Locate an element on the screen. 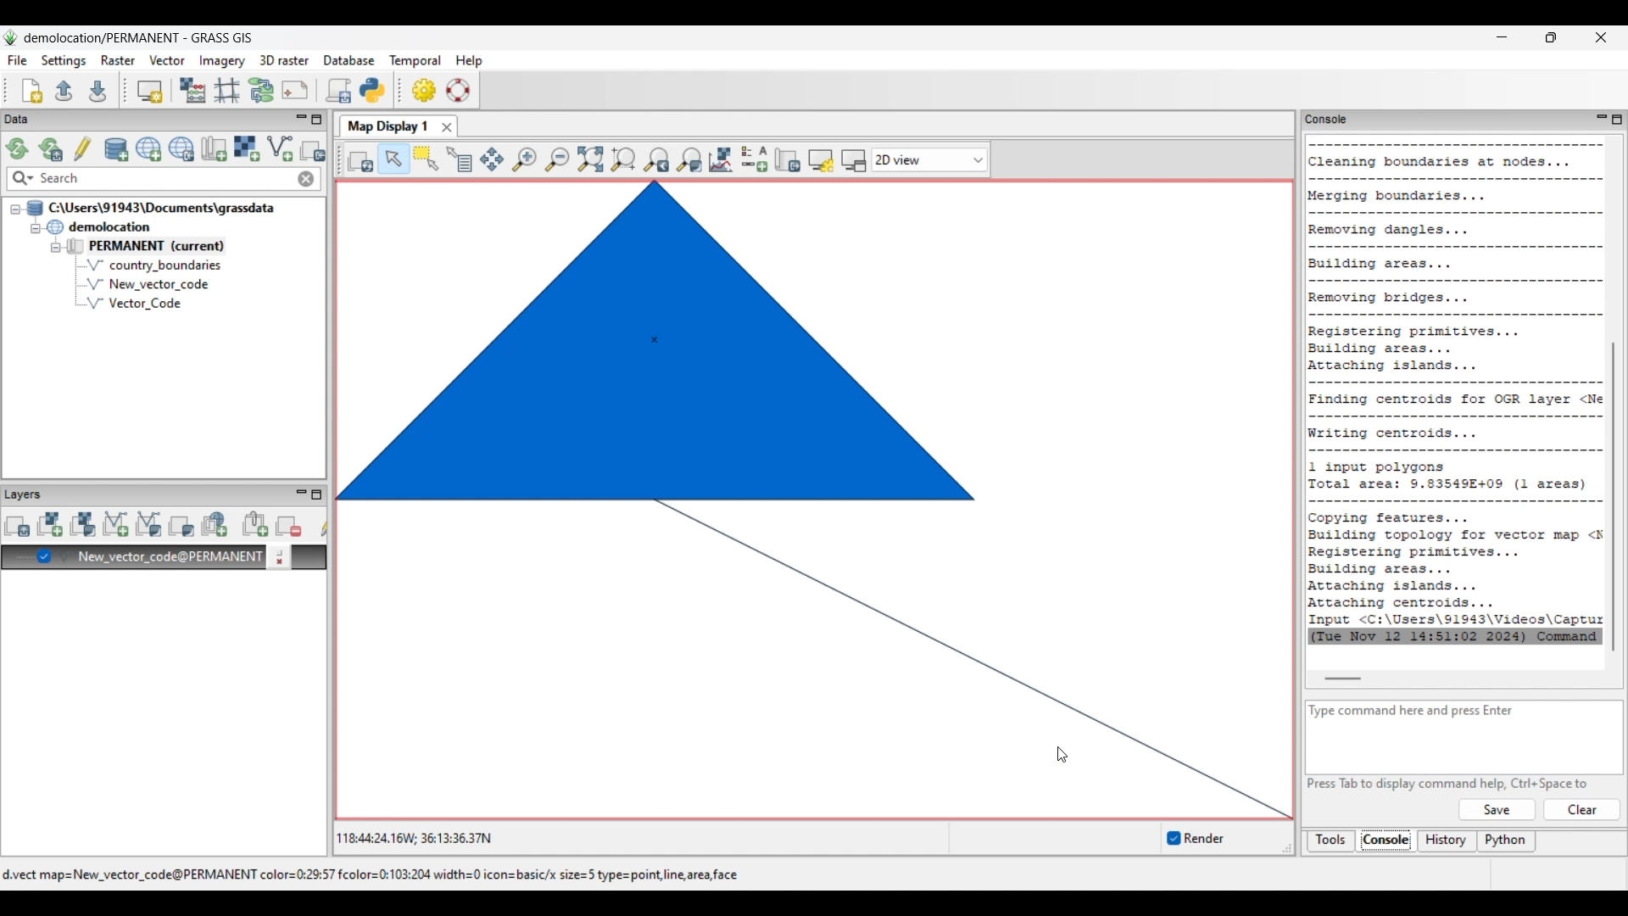  Add group is located at coordinates (255, 524).